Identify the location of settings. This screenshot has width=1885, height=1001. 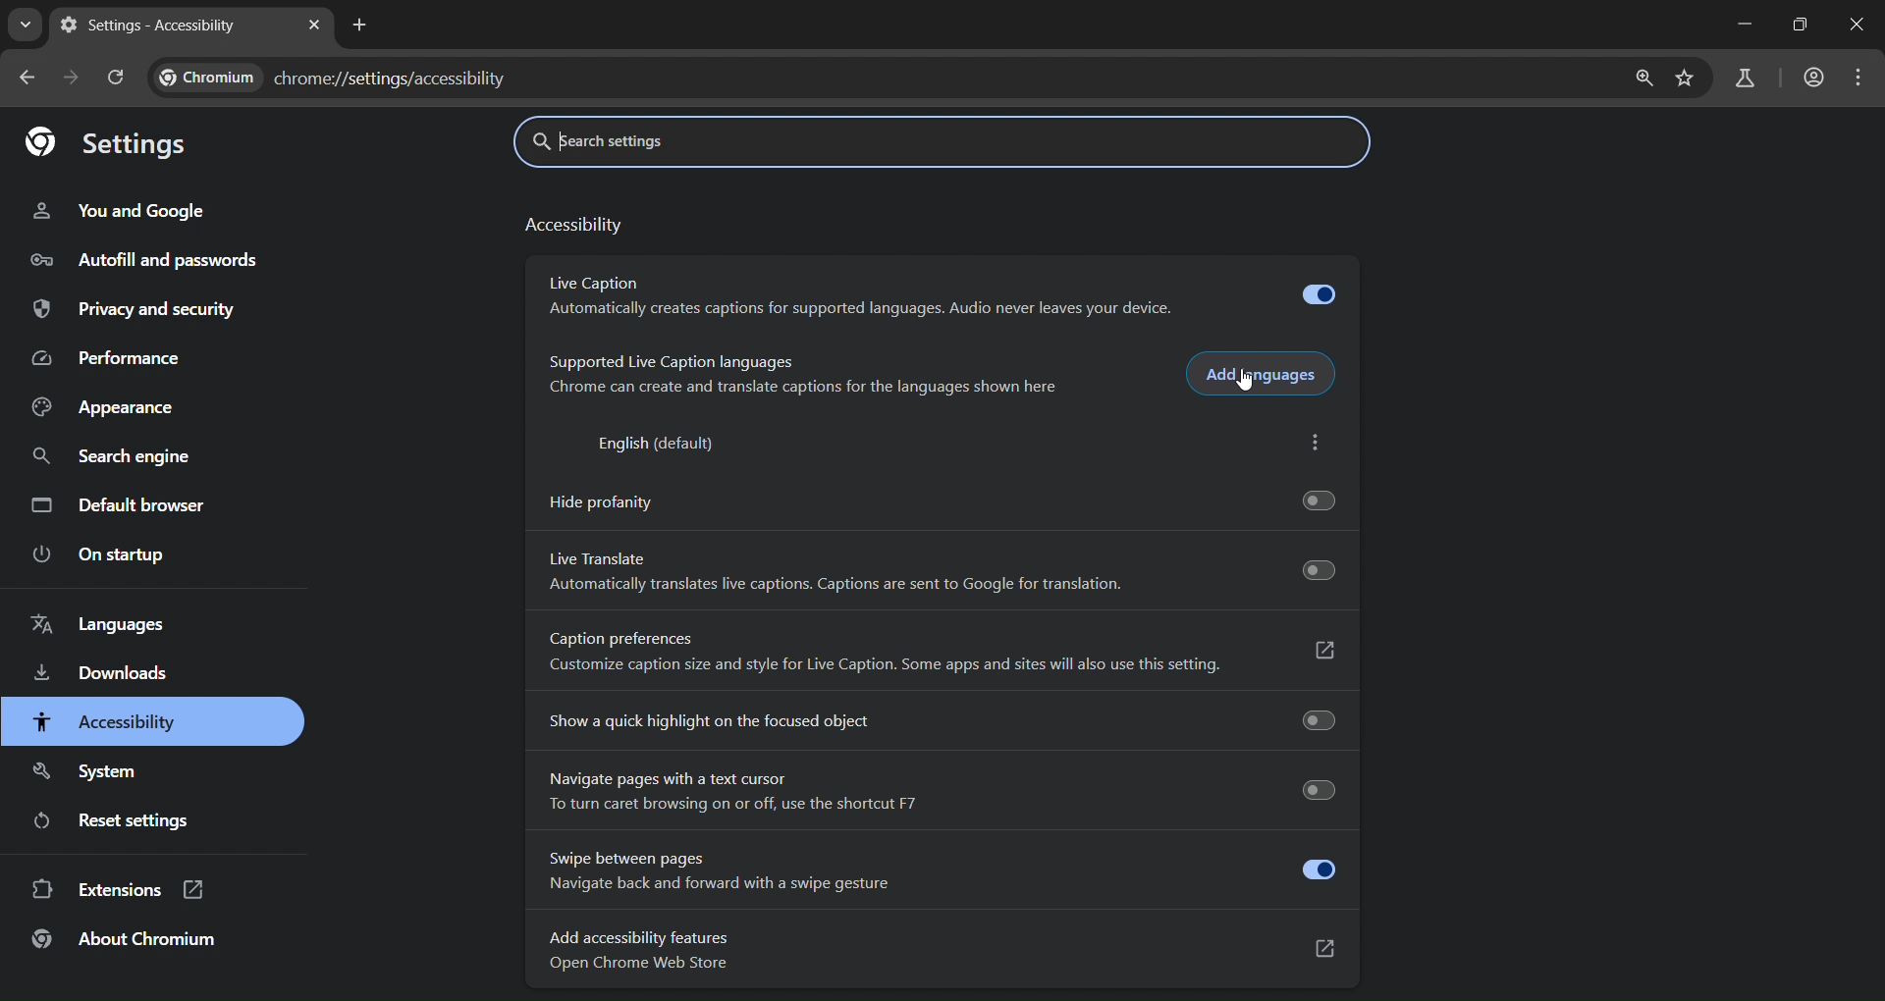
(119, 143).